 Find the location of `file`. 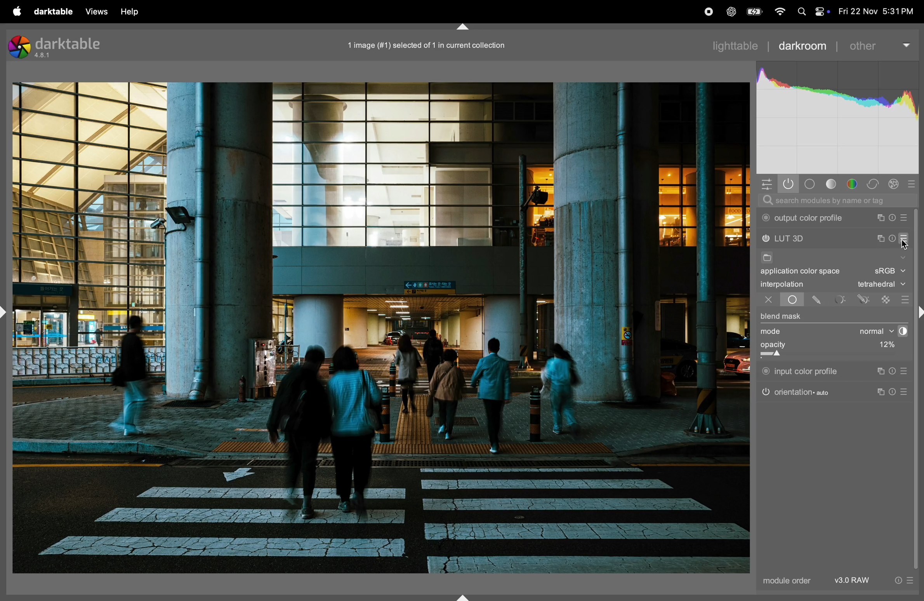

file is located at coordinates (766, 259).